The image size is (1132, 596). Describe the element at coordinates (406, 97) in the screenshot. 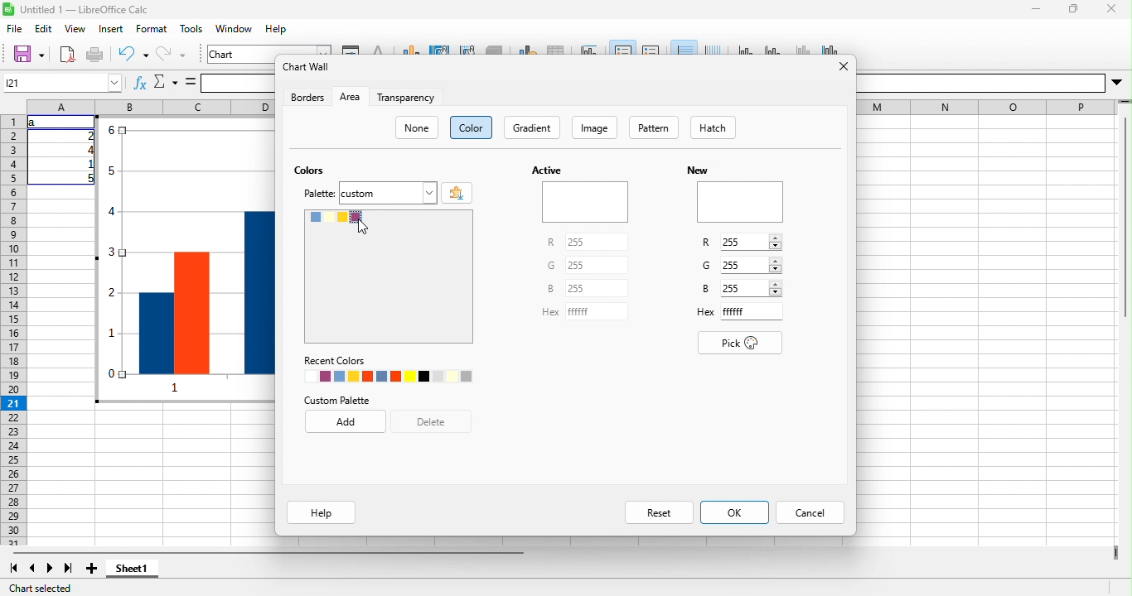

I see `transparency` at that location.